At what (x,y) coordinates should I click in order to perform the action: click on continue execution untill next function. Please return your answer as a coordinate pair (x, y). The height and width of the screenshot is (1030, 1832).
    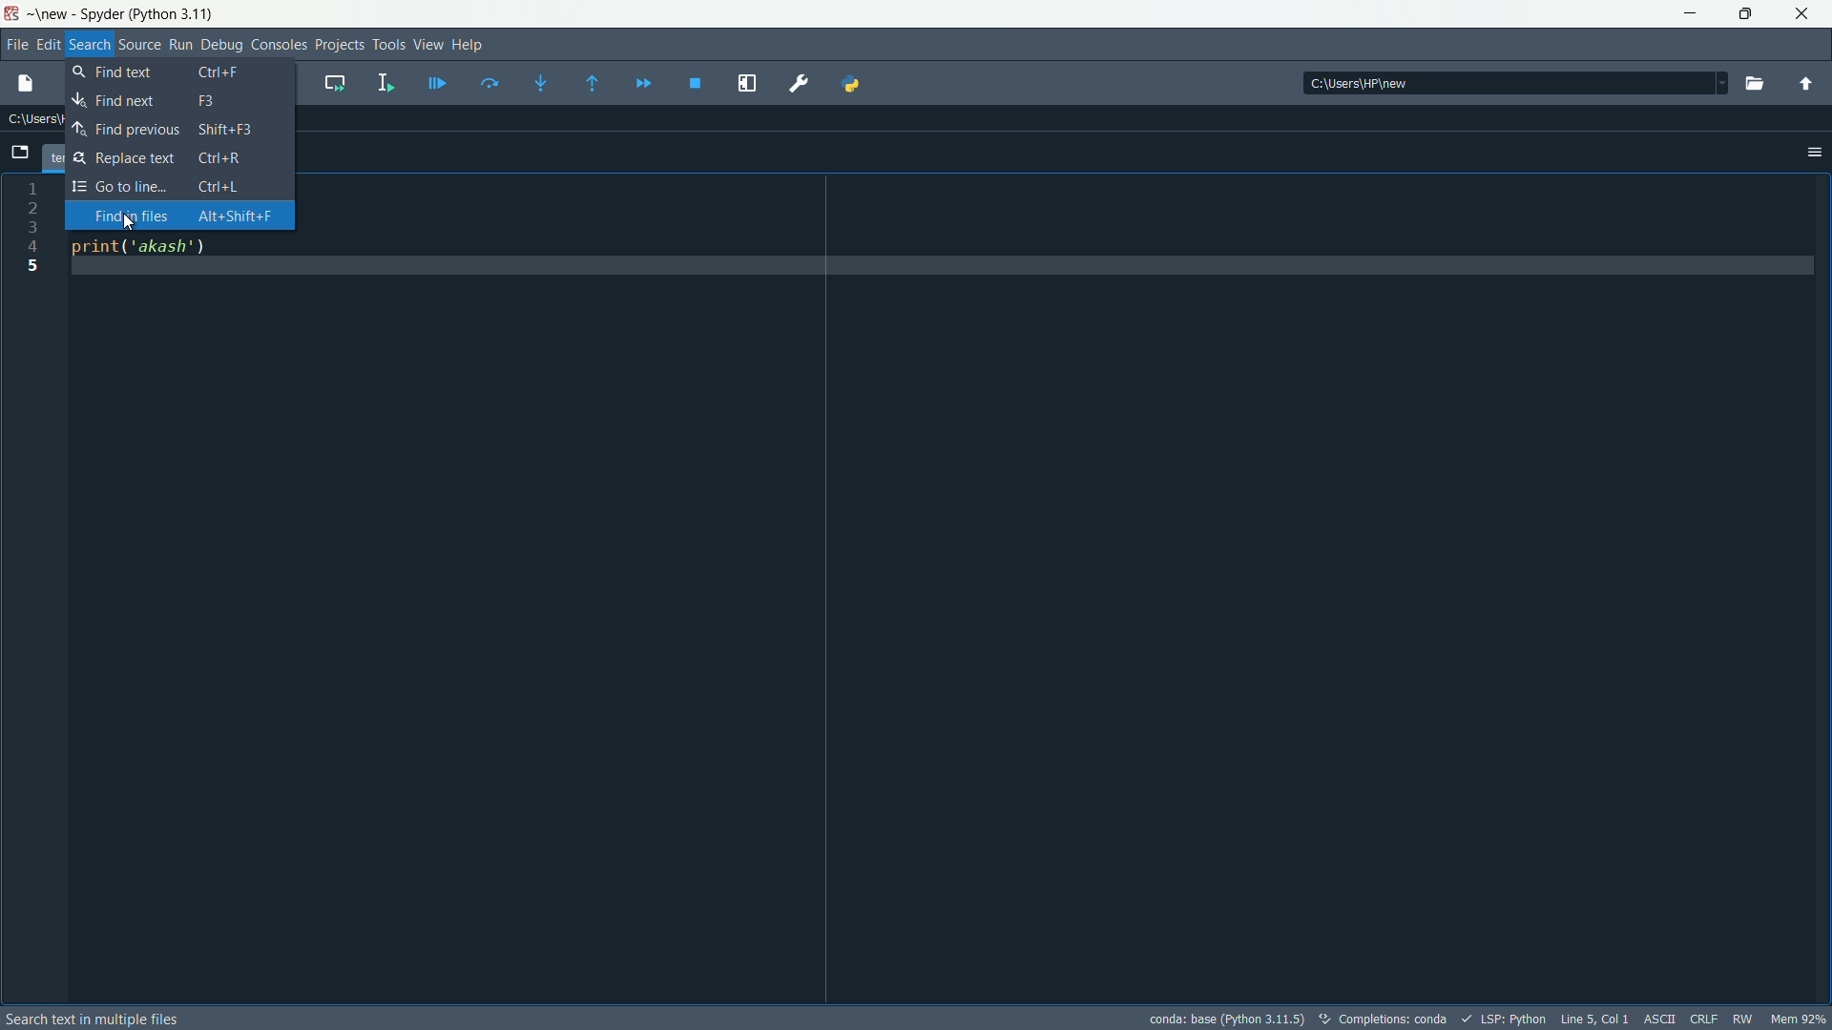
    Looking at the image, I should click on (639, 82).